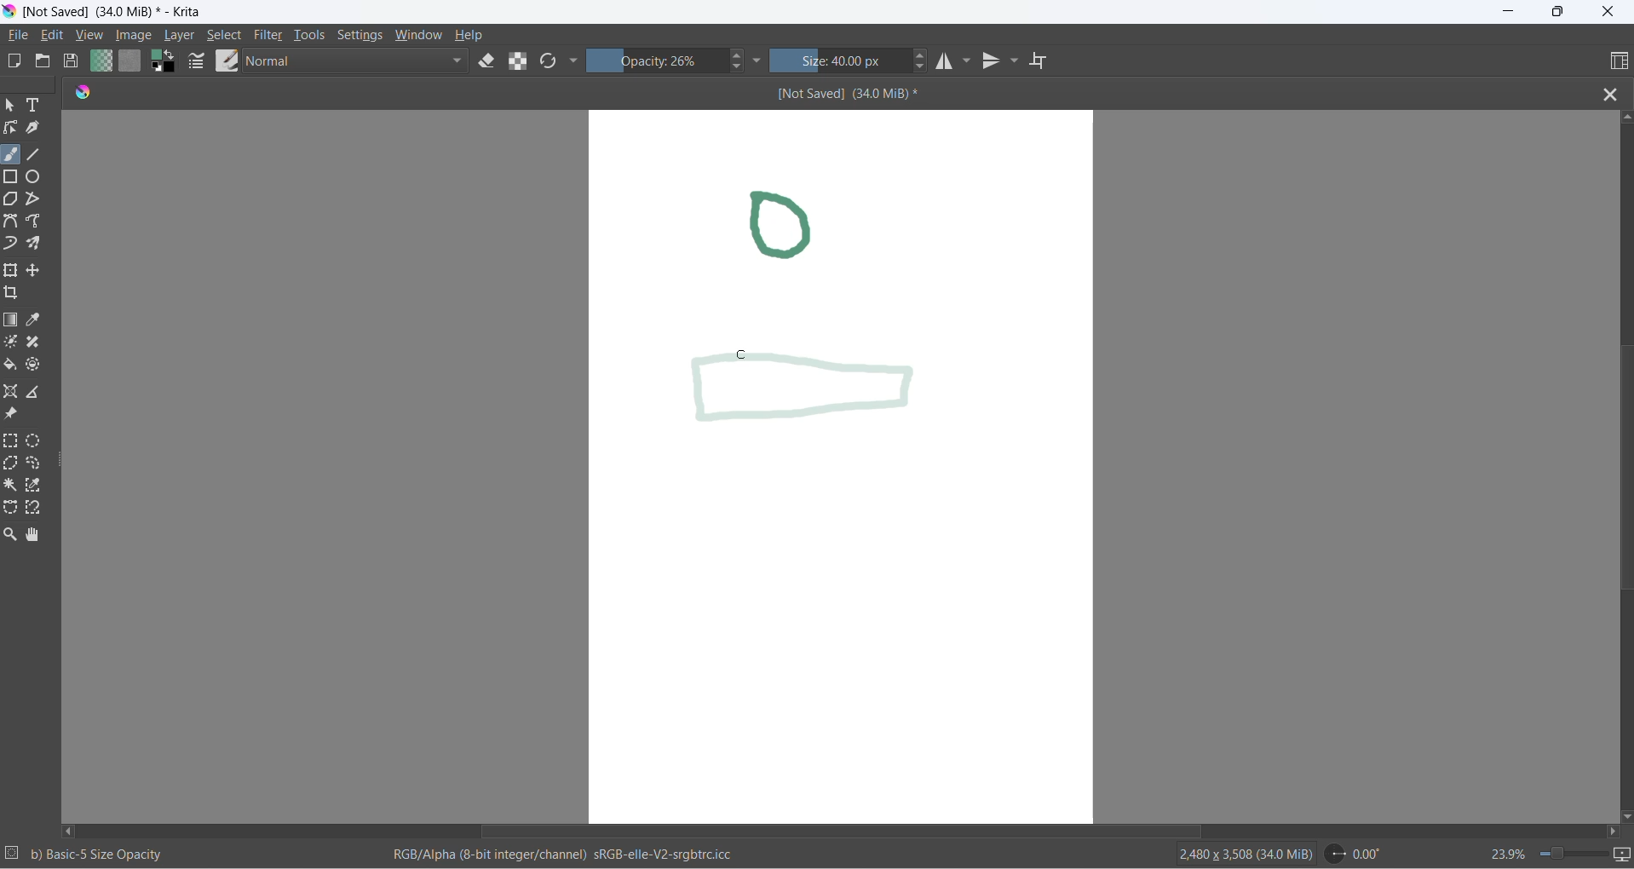  What do you see at coordinates (37, 509) in the screenshot?
I see `magnetic curve selection tool` at bounding box center [37, 509].